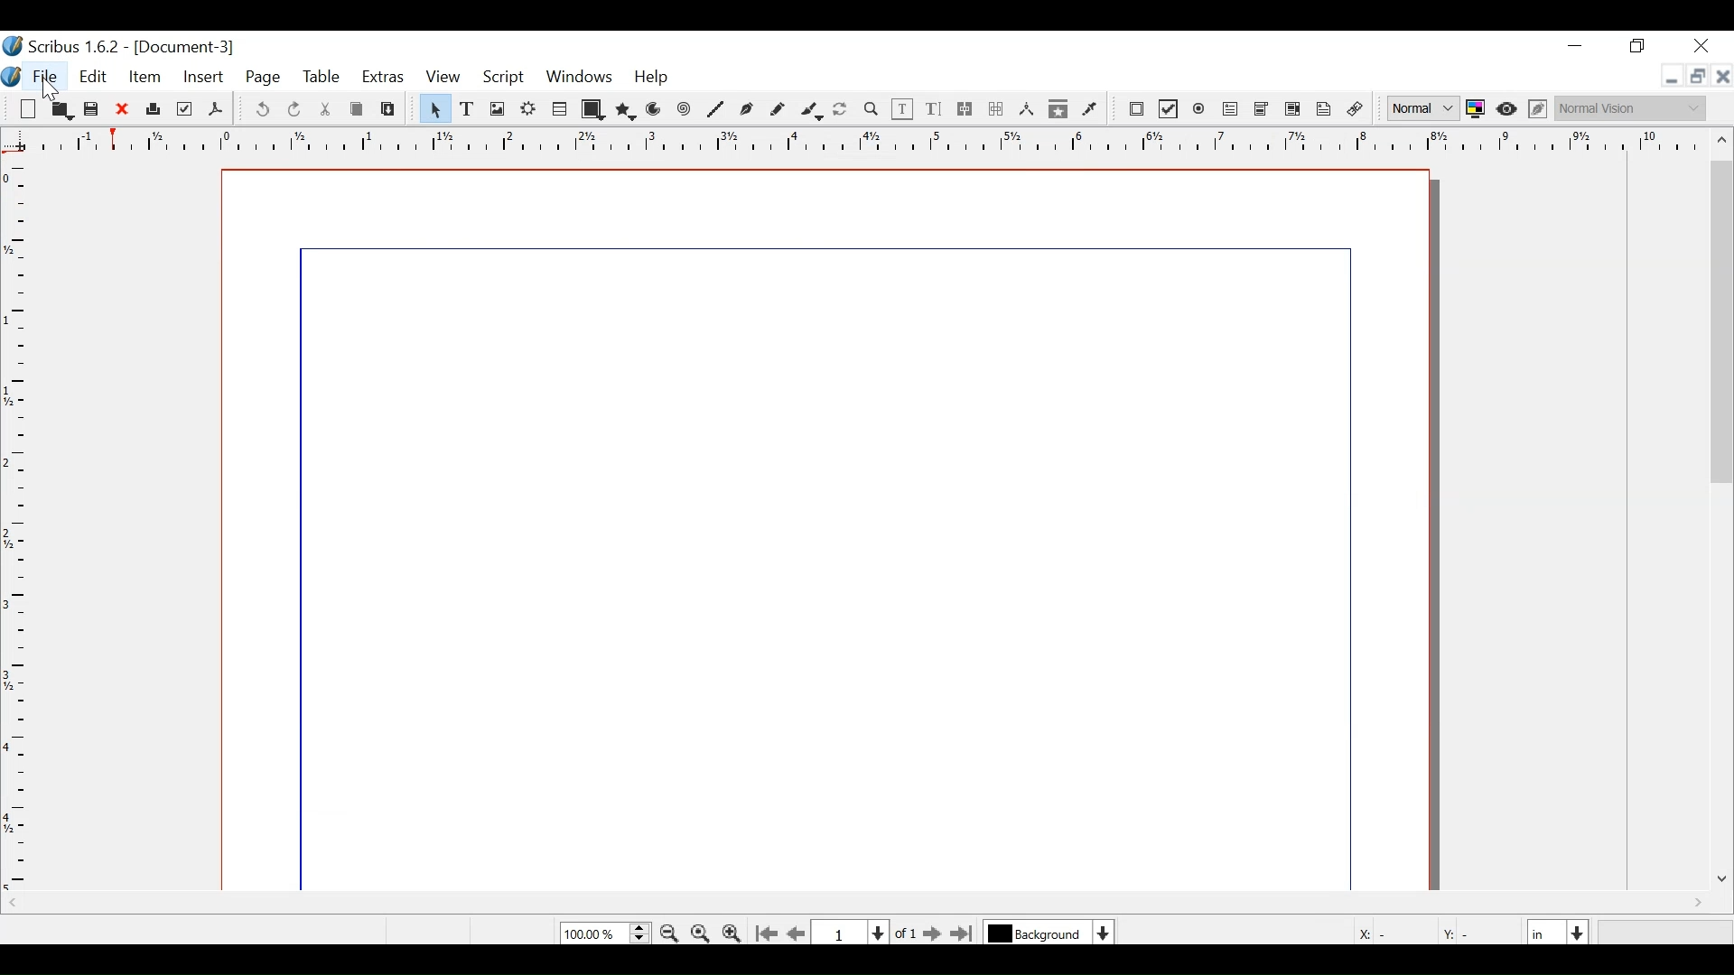 Image resolution: width=1734 pixels, height=975 pixels. Describe the element at coordinates (387, 110) in the screenshot. I see `Paste` at that location.